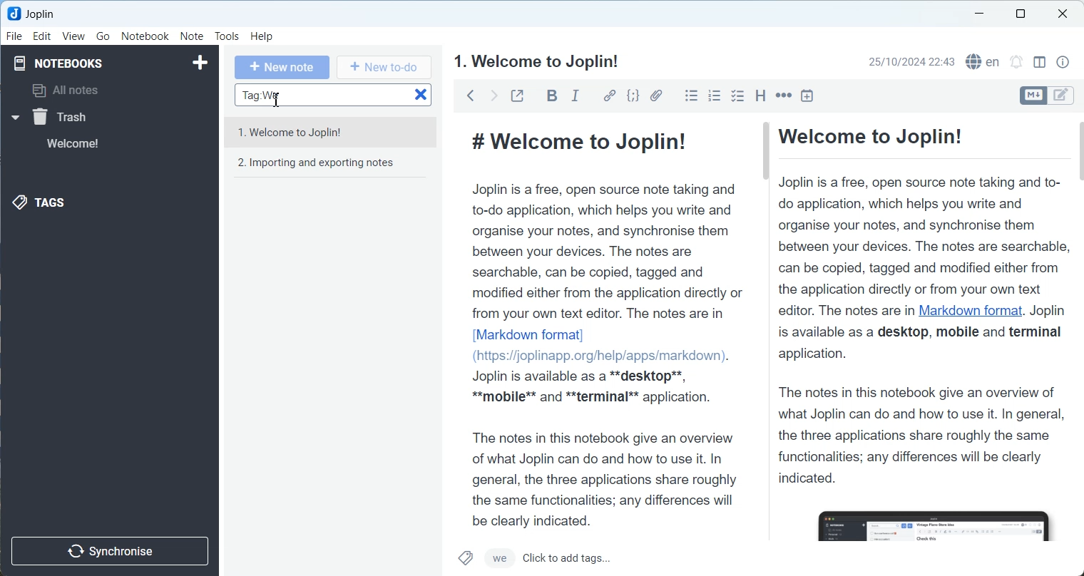 This screenshot has width=1084, height=576. I want to click on Note Properties, so click(1063, 61).